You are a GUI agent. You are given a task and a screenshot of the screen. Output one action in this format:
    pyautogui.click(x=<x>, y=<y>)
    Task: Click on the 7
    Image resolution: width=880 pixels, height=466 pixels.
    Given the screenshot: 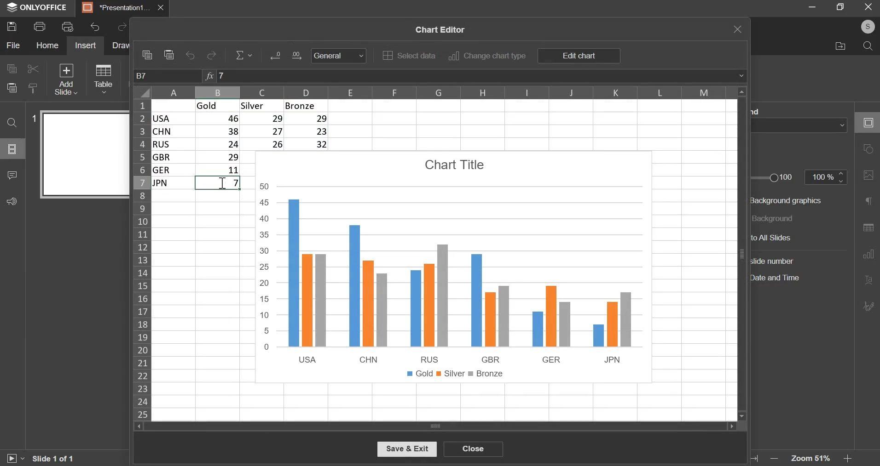 What is the action you would take?
    pyautogui.click(x=219, y=184)
    